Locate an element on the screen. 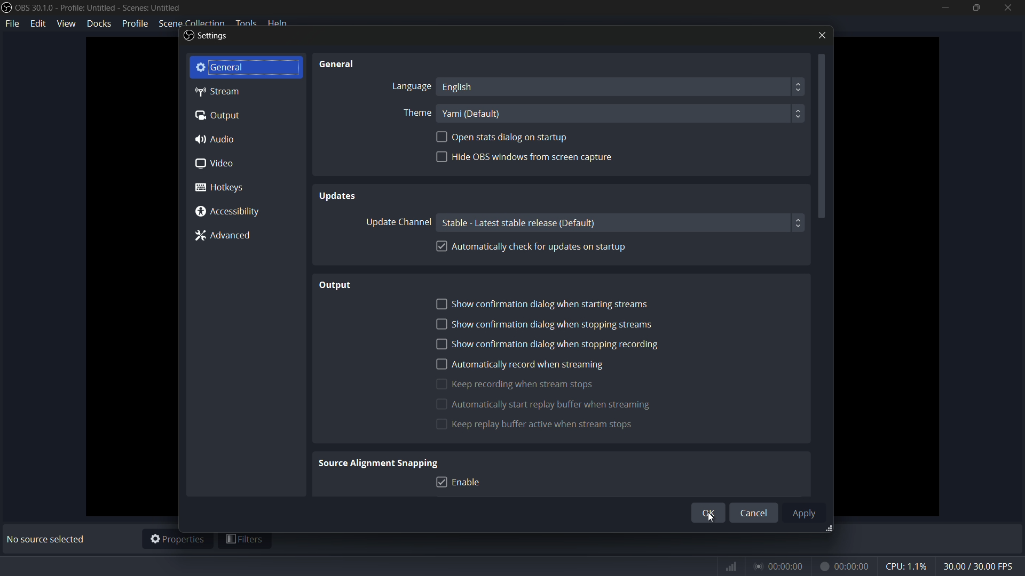 This screenshot has width=1025, height=576. Advance is located at coordinates (228, 237).